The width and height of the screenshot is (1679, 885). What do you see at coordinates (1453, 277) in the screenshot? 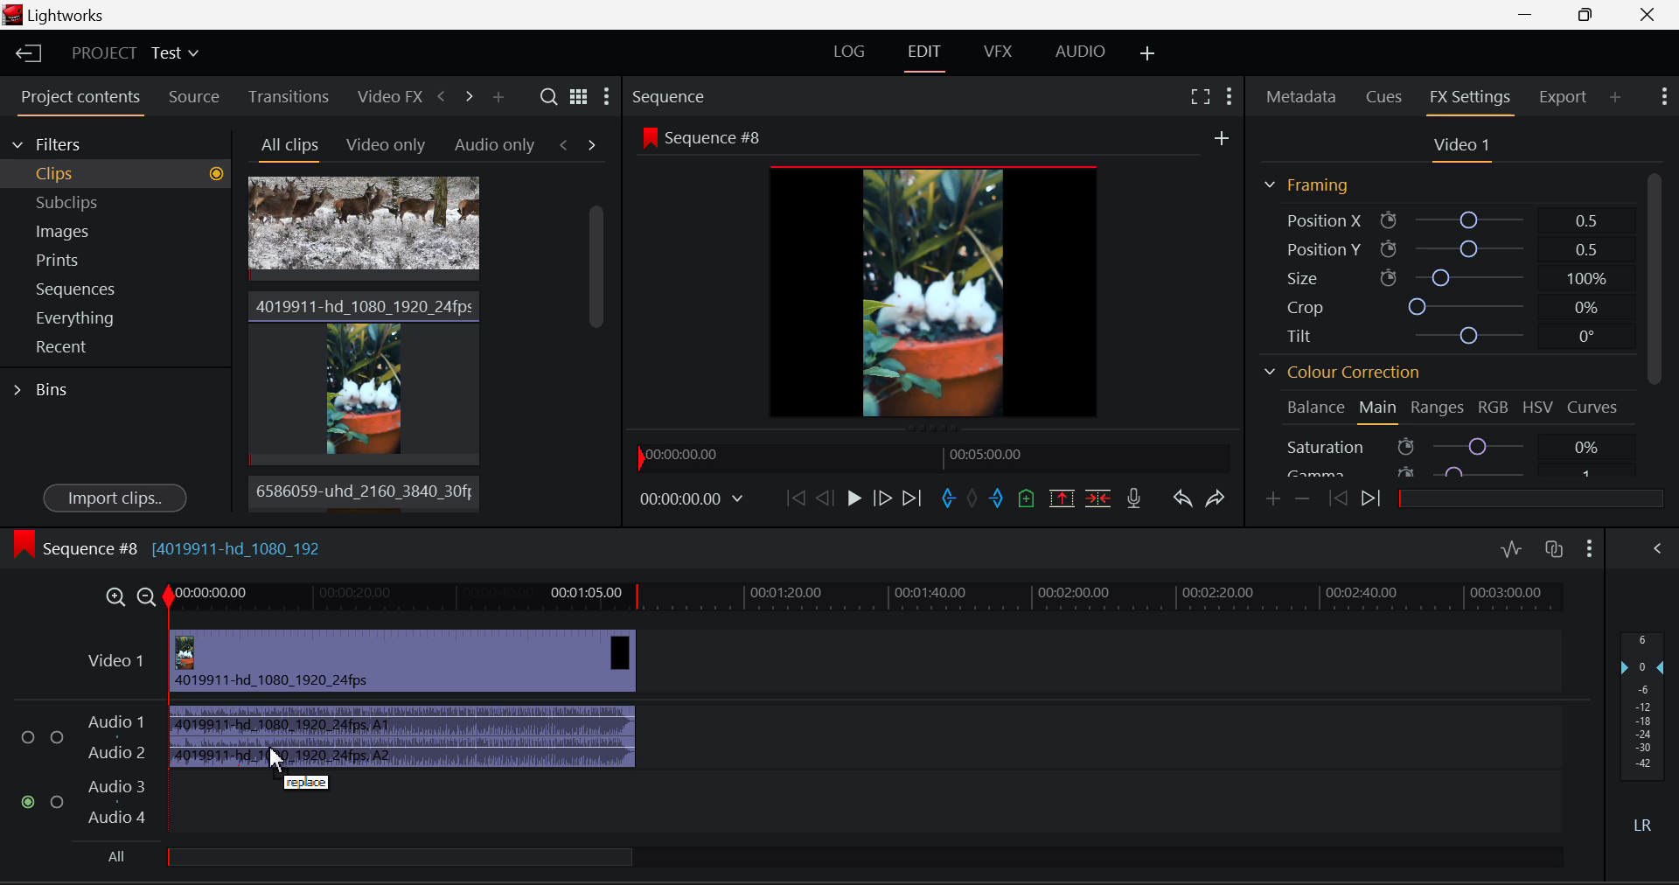
I see `Size` at bounding box center [1453, 277].